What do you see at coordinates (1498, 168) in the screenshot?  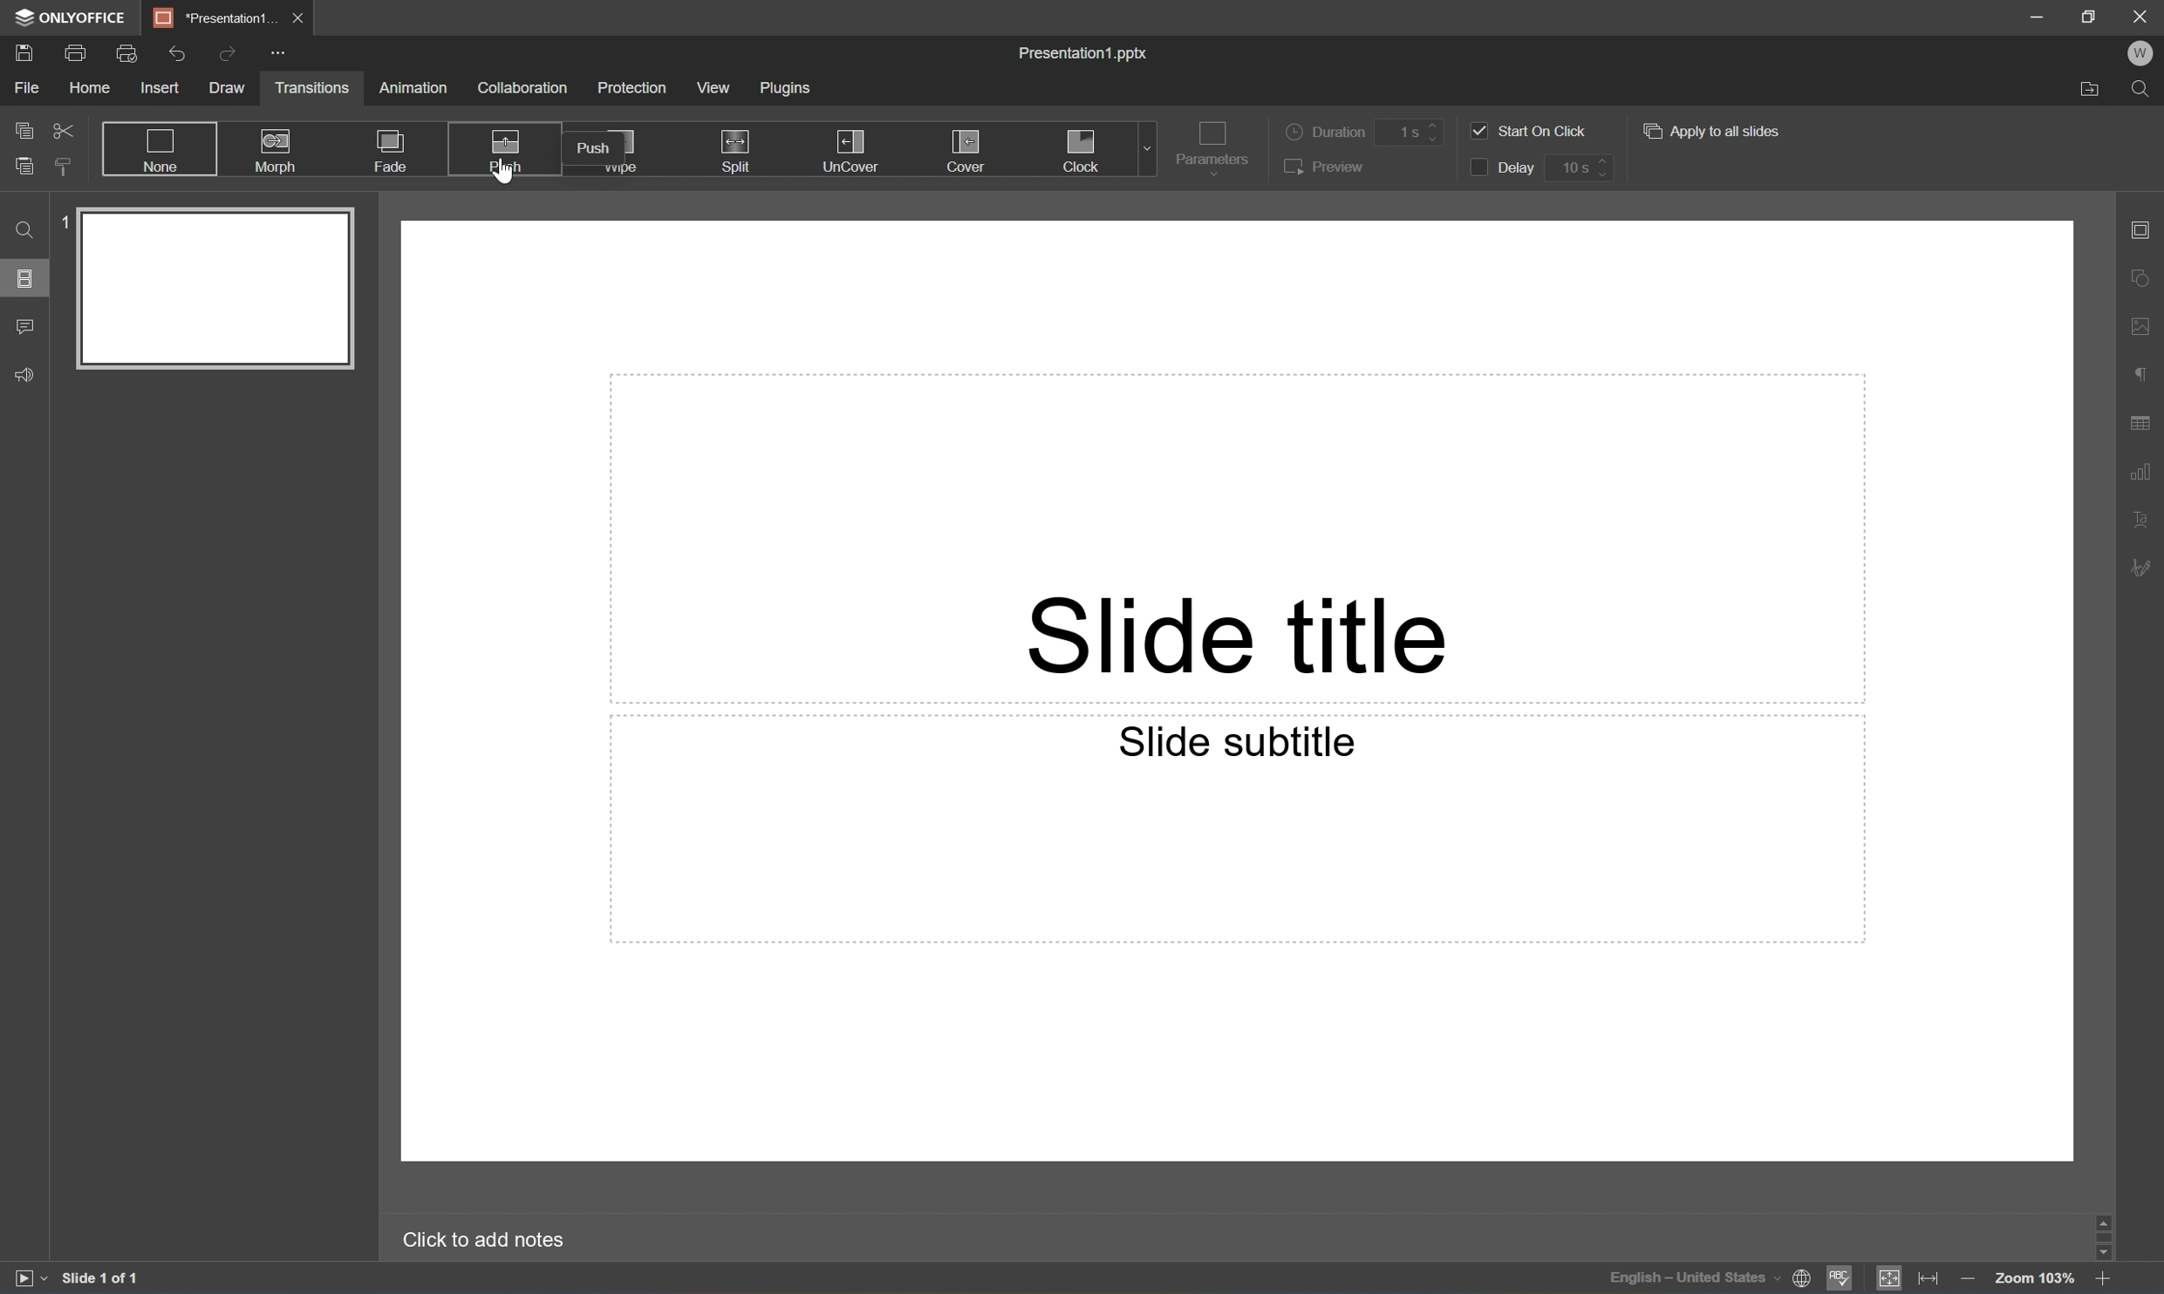 I see `Delay` at bounding box center [1498, 168].